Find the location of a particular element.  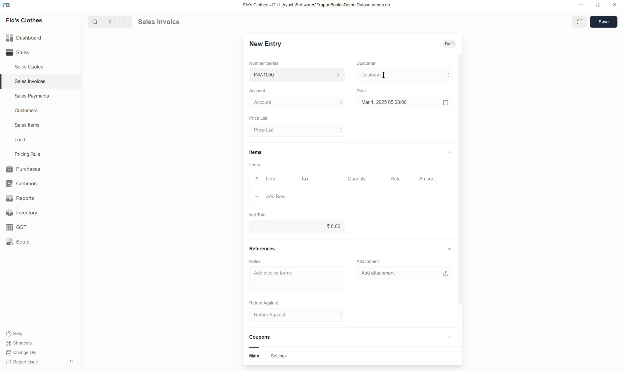

Coupons is located at coordinates (263, 341).